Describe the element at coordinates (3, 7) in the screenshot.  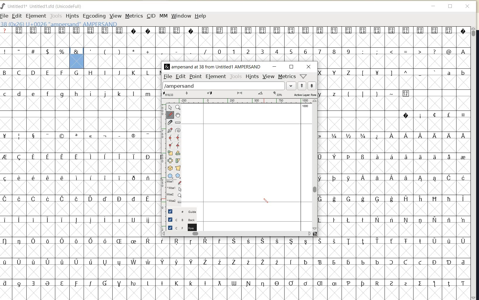
I see `fontforge logo` at that location.